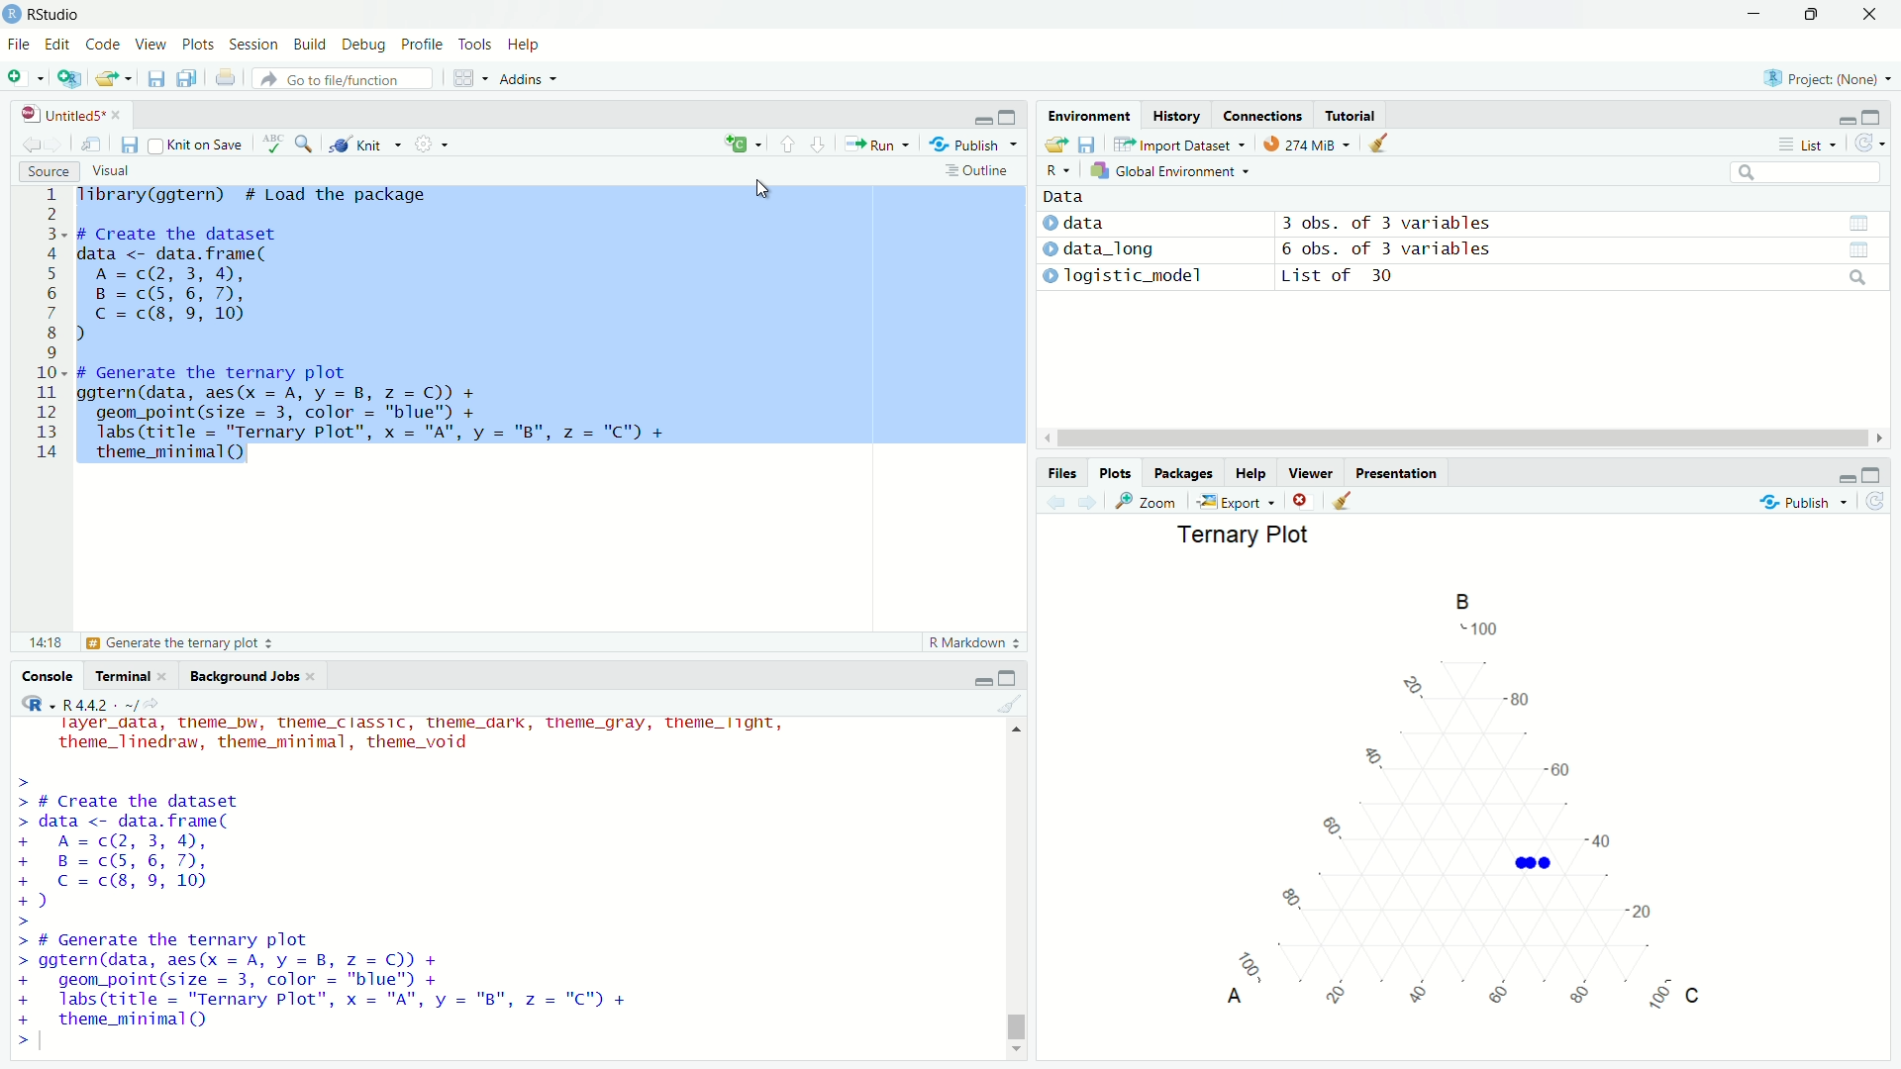 This screenshot has width=1901, height=1069. What do you see at coordinates (1870, 476) in the screenshot?
I see `maximise` at bounding box center [1870, 476].